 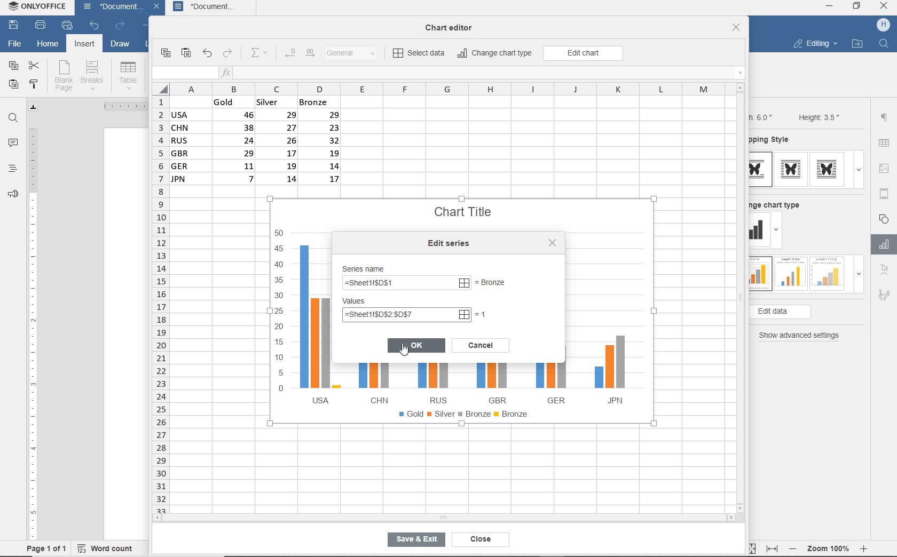 I want to click on close, so click(x=885, y=7).